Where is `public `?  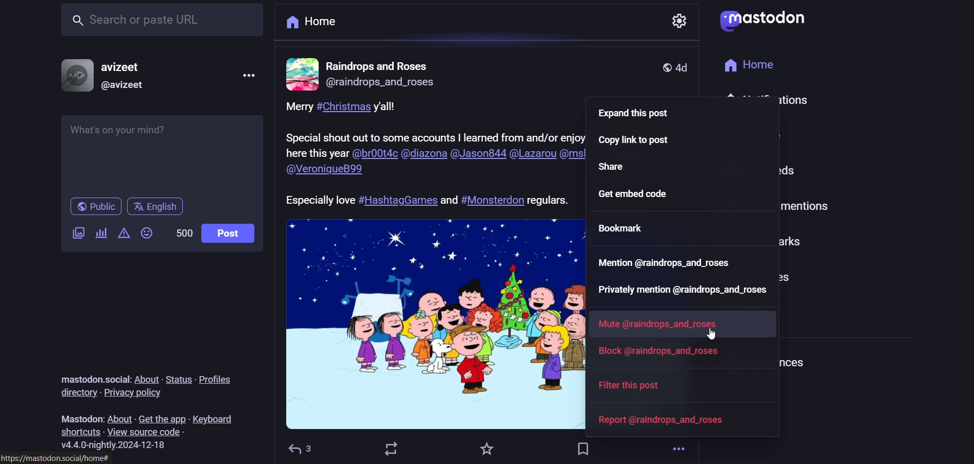
public  is located at coordinates (92, 206).